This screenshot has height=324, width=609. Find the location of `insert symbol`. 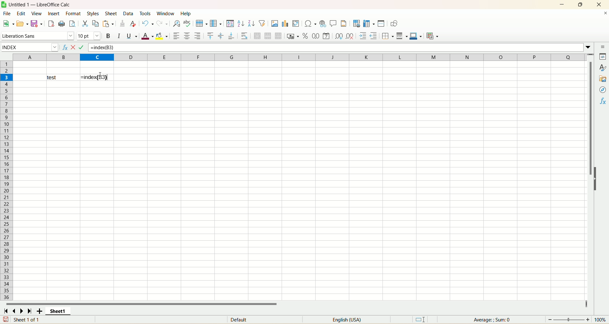

insert symbol is located at coordinates (310, 24).